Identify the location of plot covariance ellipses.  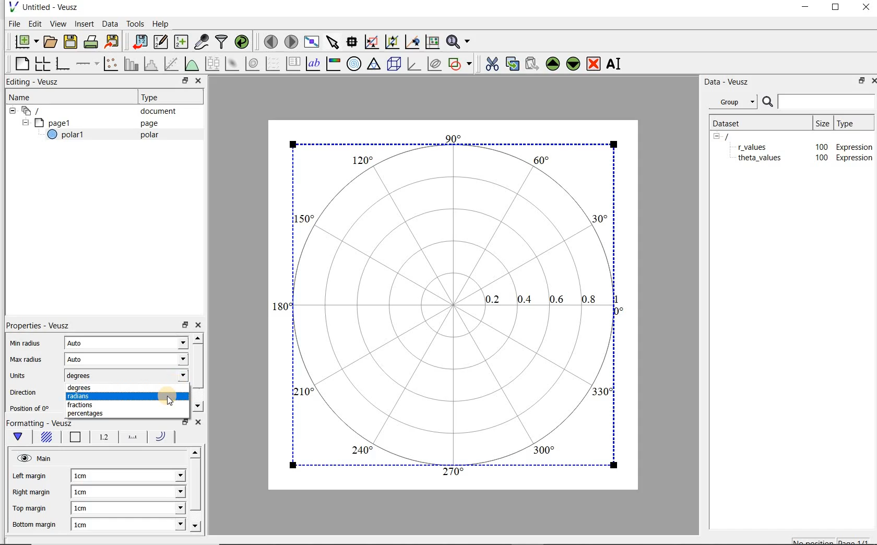
(435, 64).